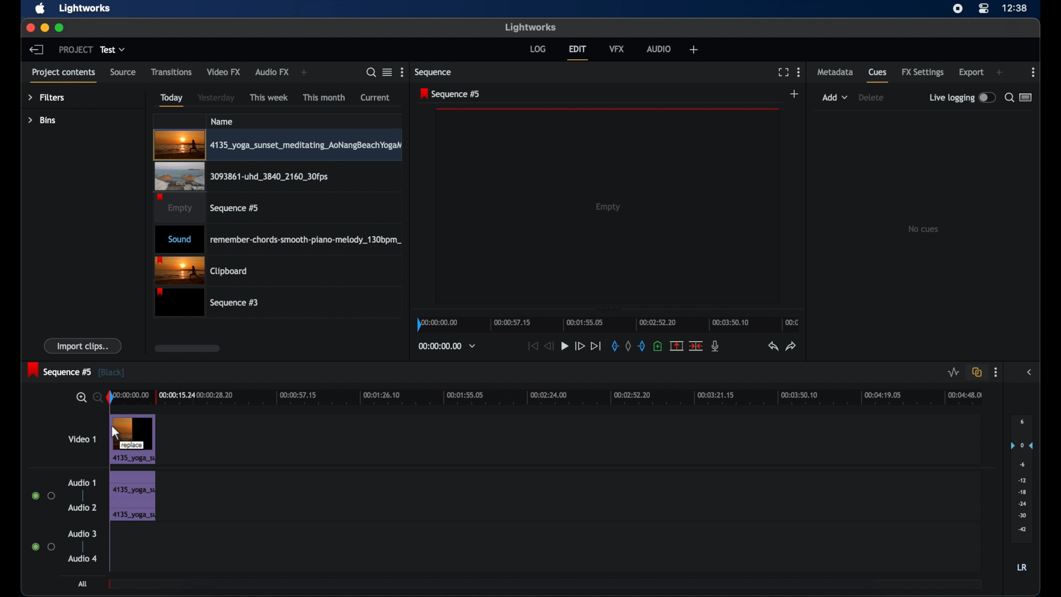  Describe the element at coordinates (1009, 97) in the screenshot. I see `search for cues` at that location.